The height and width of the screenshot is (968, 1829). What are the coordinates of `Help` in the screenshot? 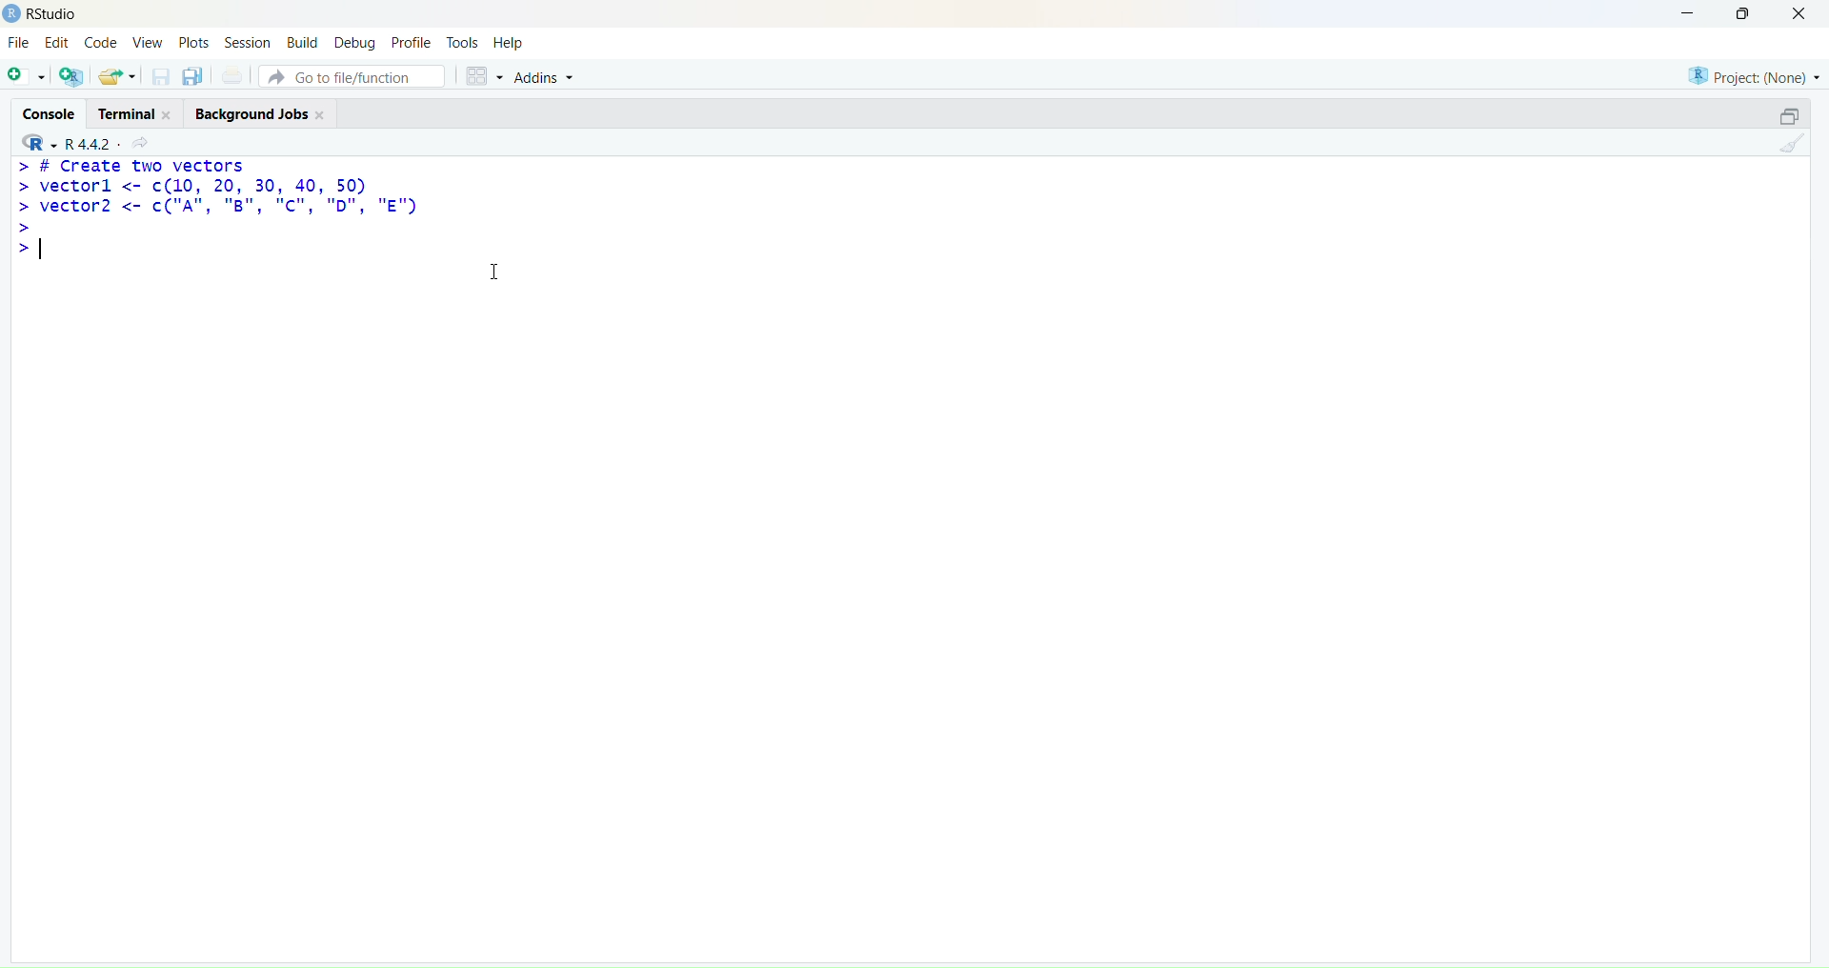 It's located at (510, 43).